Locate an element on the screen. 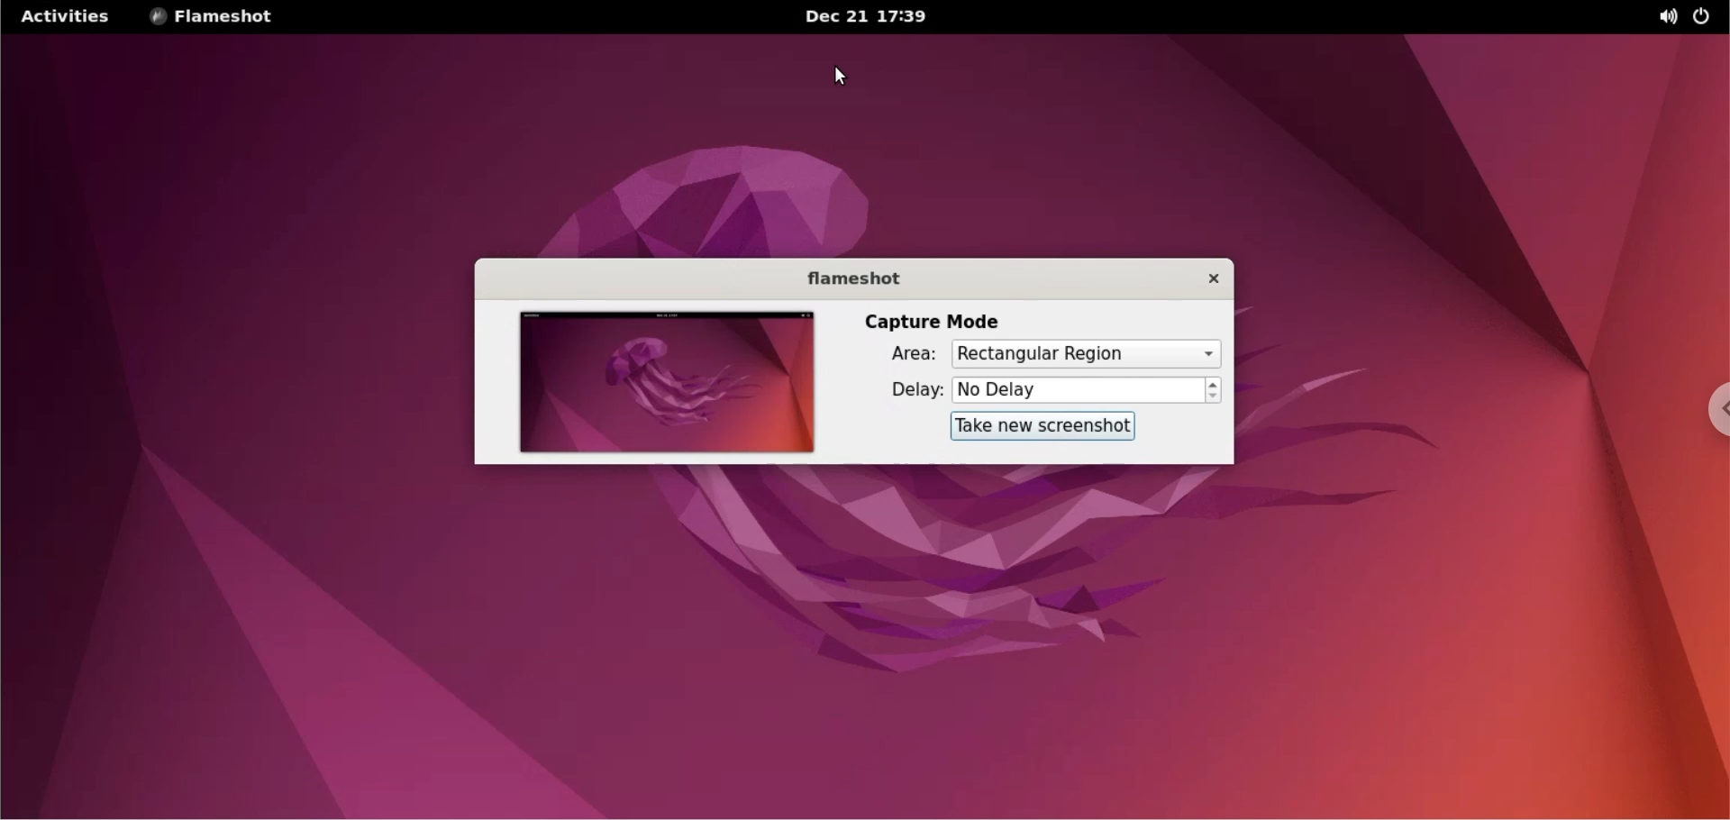  increment and decrement delay time is located at coordinates (1214, 391).